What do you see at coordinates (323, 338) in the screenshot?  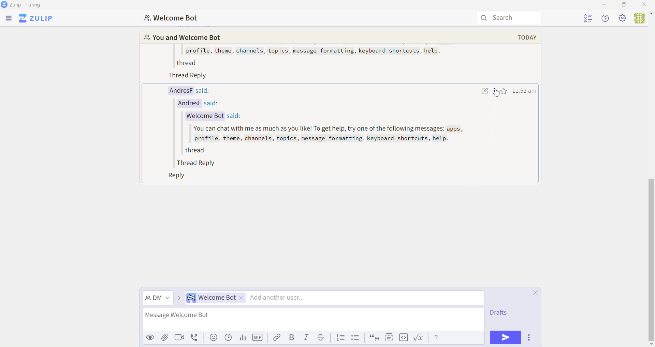 I see `Underline` at bounding box center [323, 338].